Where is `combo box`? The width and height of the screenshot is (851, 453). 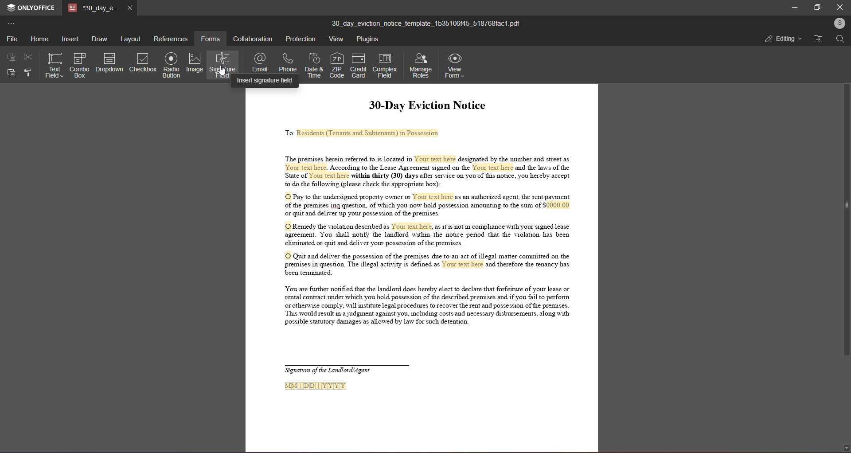
combo box is located at coordinates (79, 65).